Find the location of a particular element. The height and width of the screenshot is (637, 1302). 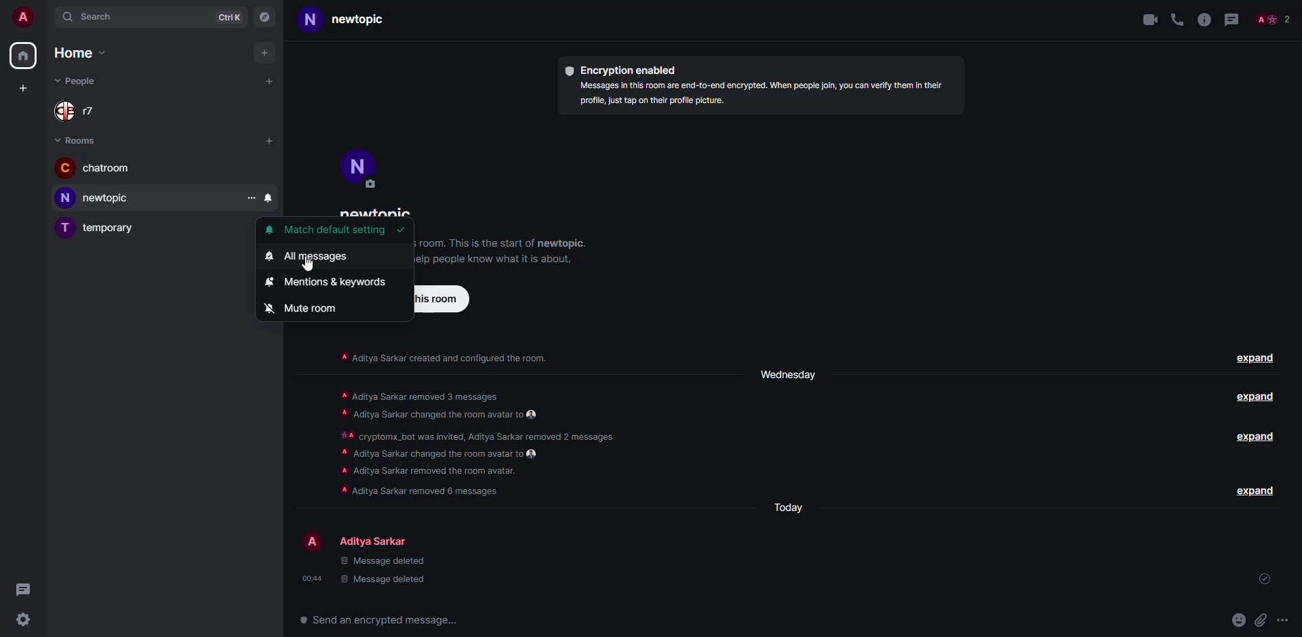

video is located at coordinates (1147, 21).